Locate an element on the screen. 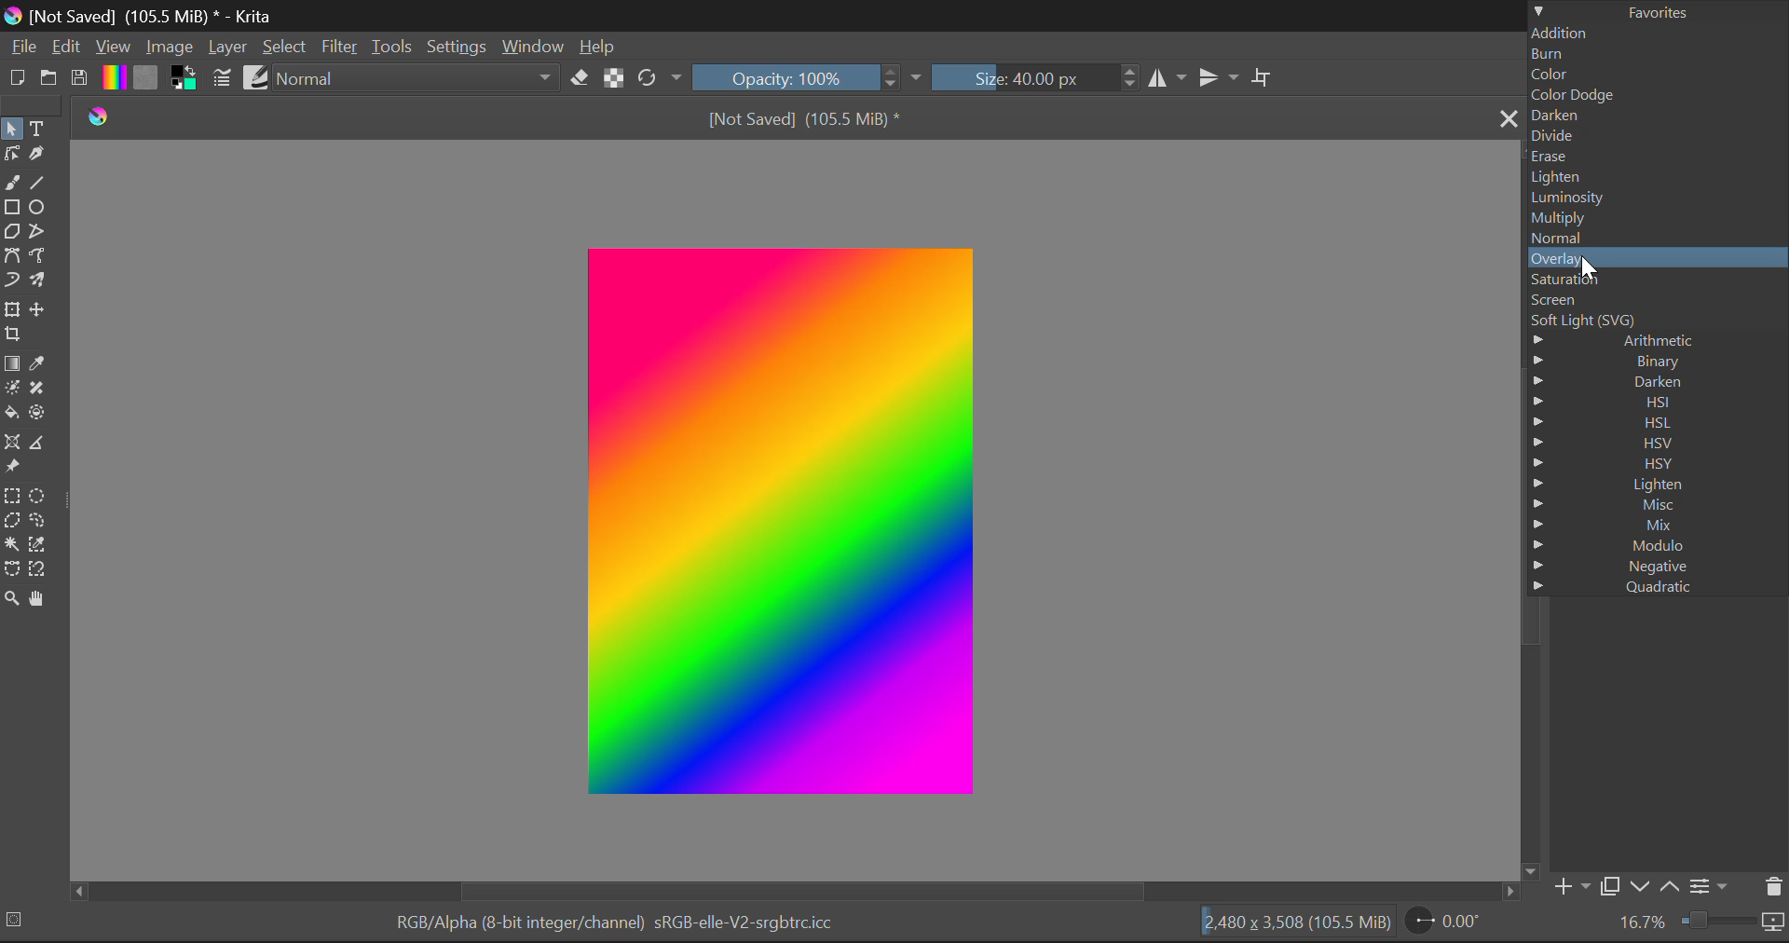 Image resolution: width=1789 pixels, height=943 pixels. Add Layer is located at coordinates (1572, 885).